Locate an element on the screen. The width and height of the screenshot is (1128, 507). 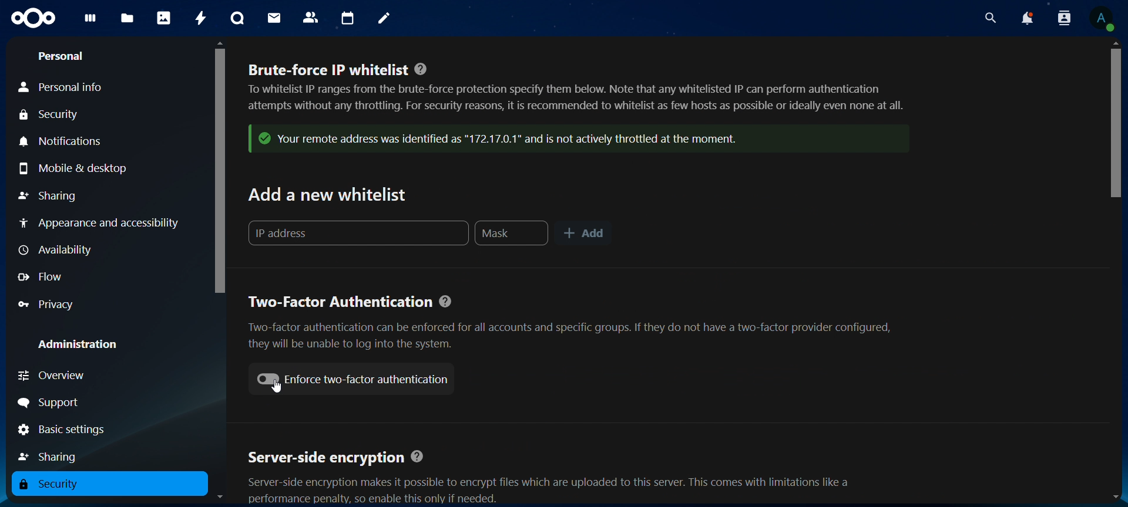
view profile is located at coordinates (1104, 18).